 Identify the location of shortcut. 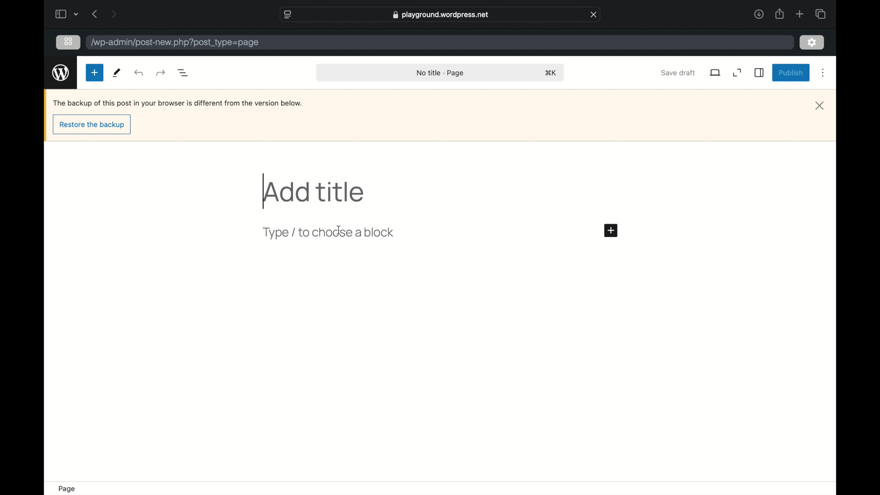
(551, 73).